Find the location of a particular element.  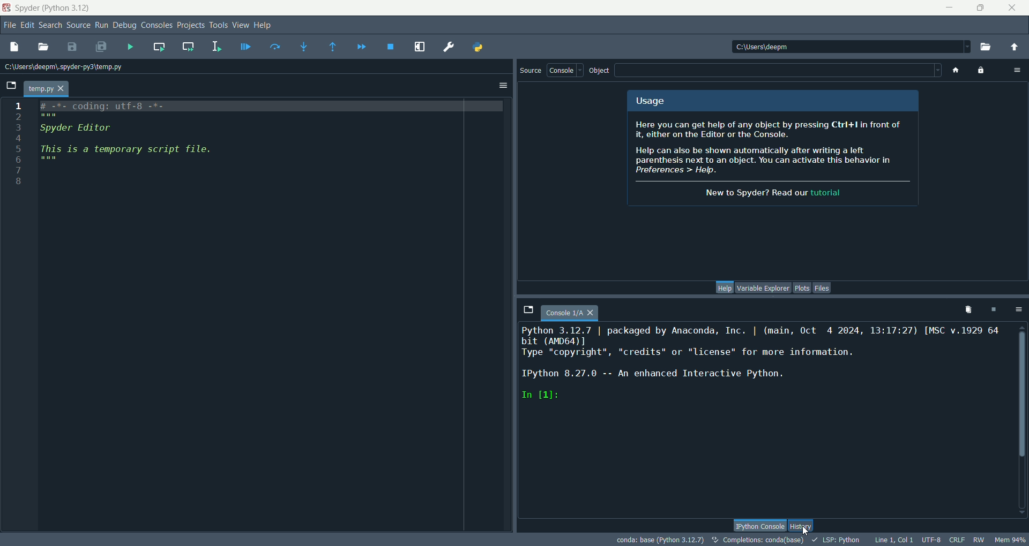

blank space is located at coordinates (782, 71).